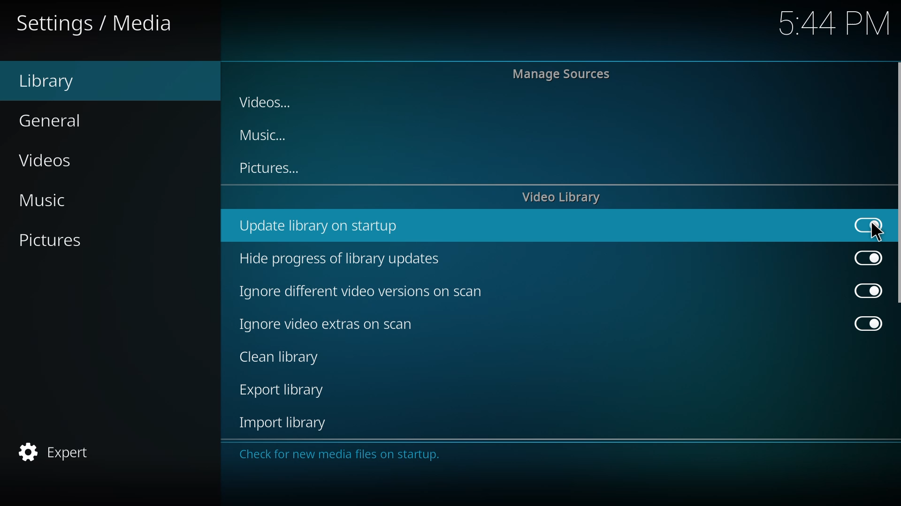 This screenshot has height=506, width=901. Describe the element at coordinates (274, 134) in the screenshot. I see `music` at that location.